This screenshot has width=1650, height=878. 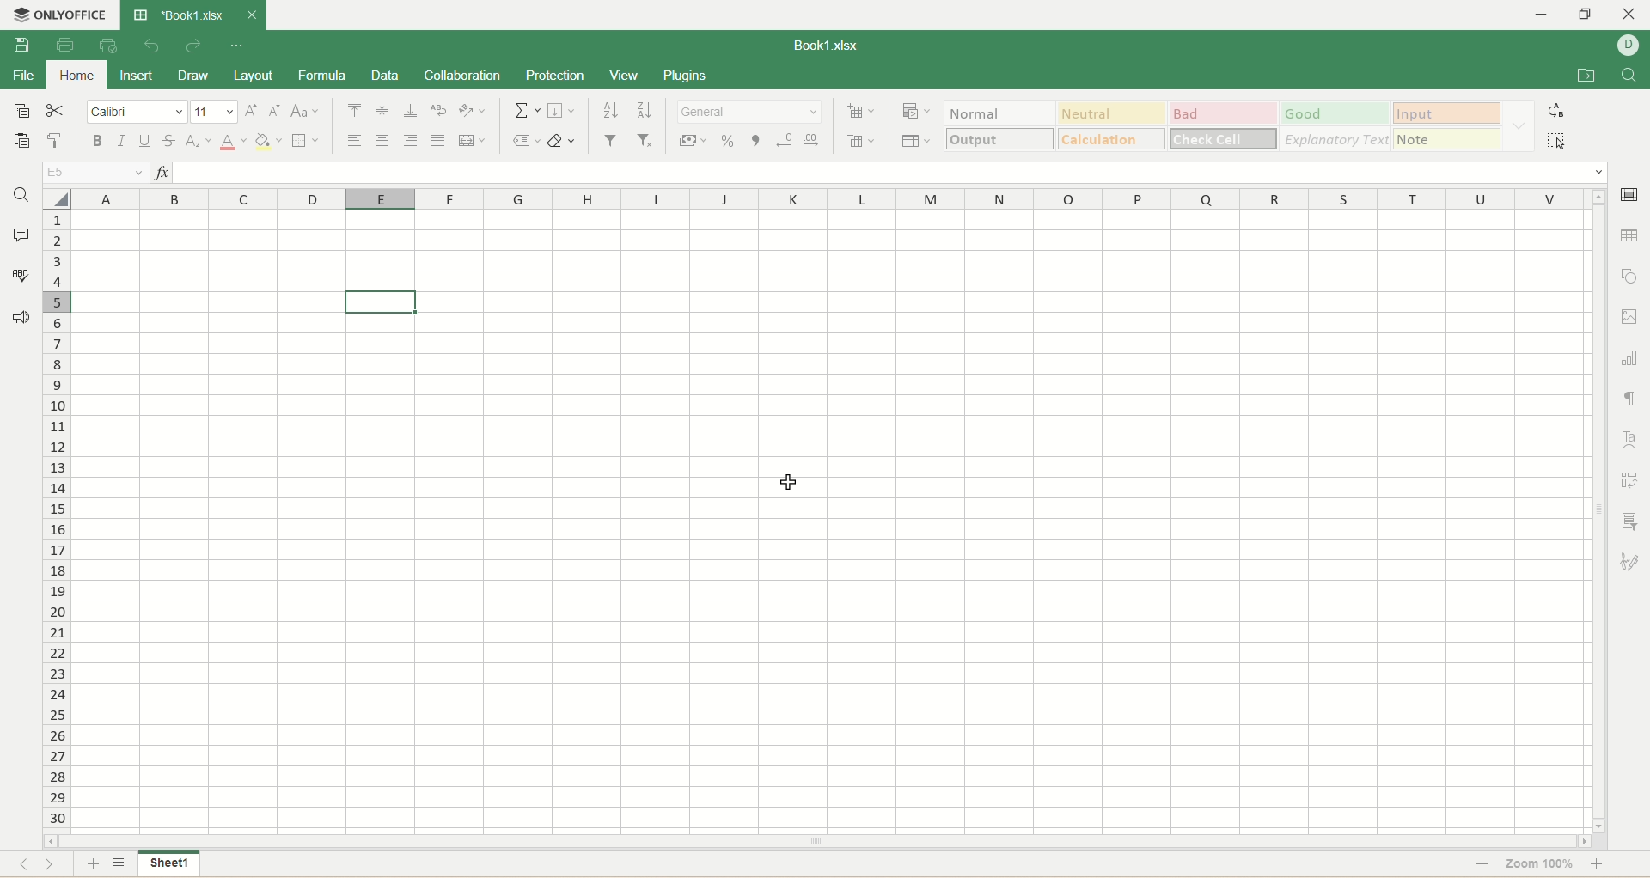 I want to click on pivot settings, so click(x=1631, y=479).